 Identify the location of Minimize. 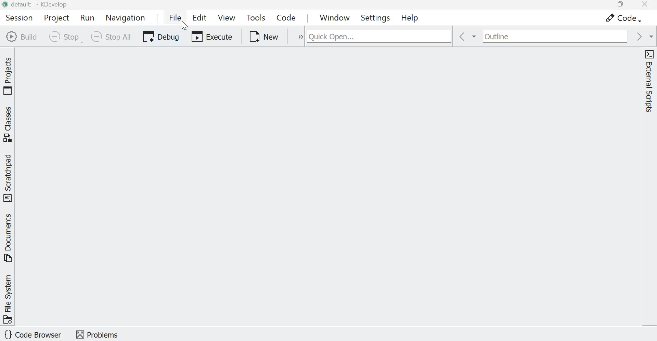
(594, 5).